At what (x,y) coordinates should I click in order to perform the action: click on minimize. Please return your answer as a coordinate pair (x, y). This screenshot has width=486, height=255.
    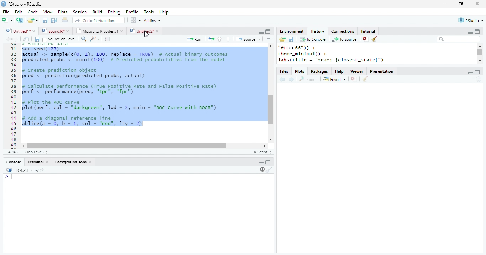
    Looking at the image, I should click on (261, 32).